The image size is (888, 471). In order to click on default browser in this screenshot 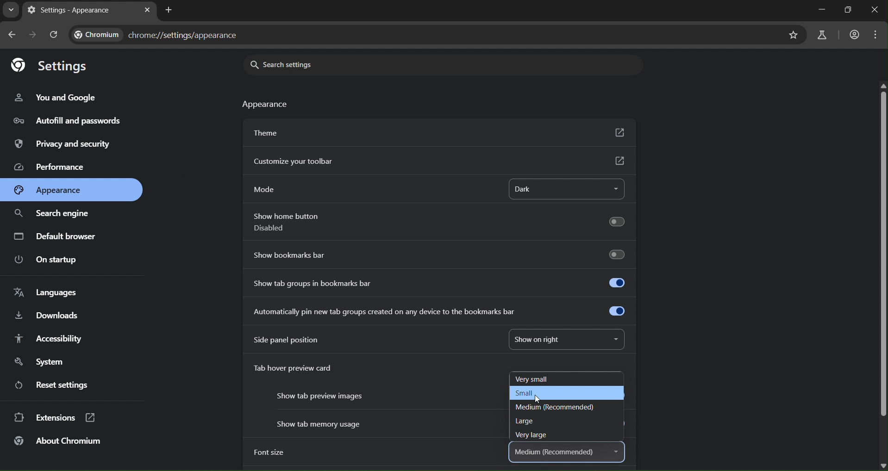, I will do `click(59, 237)`.